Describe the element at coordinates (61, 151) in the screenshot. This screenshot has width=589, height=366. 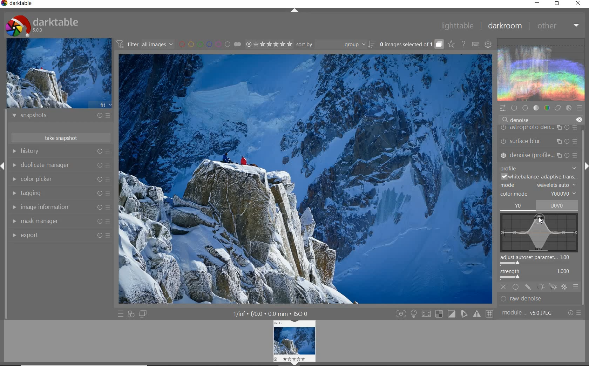
I see `history` at that location.